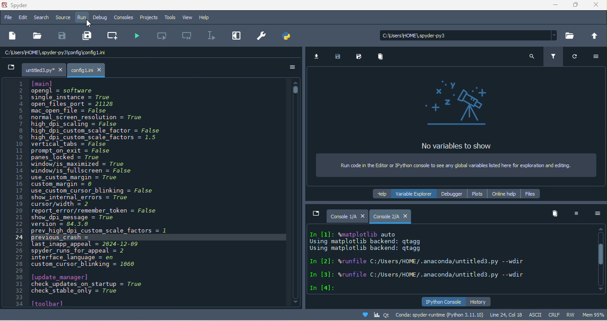 Image resolution: width=607 pixels, height=321 pixels. What do you see at coordinates (63, 18) in the screenshot?
I see `source` at bounding box center [63, 18].